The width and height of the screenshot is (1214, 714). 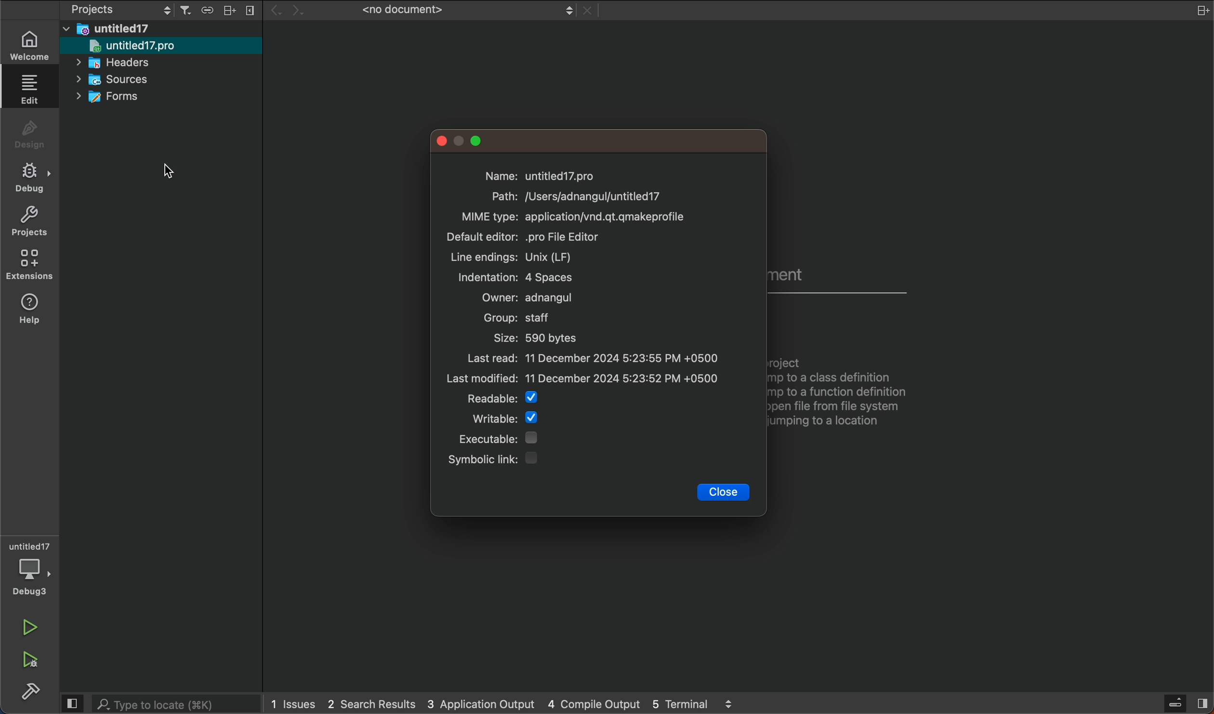 What do you see at coordinates (507, 417) in the screenshot?
I see `Writable` at bounding box center [507, 417].